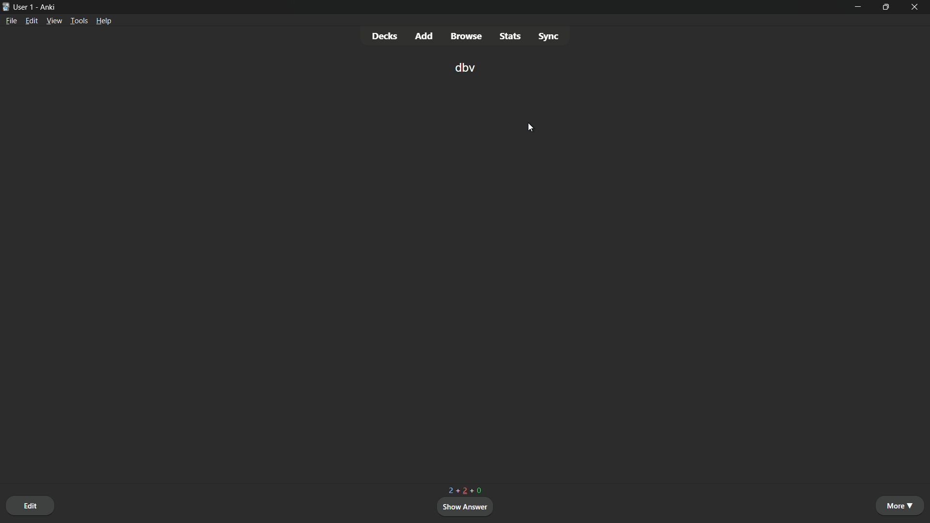 Image resolution: width=930 pixels, height=523 pixels. I want to click on more, so click(901, 506).